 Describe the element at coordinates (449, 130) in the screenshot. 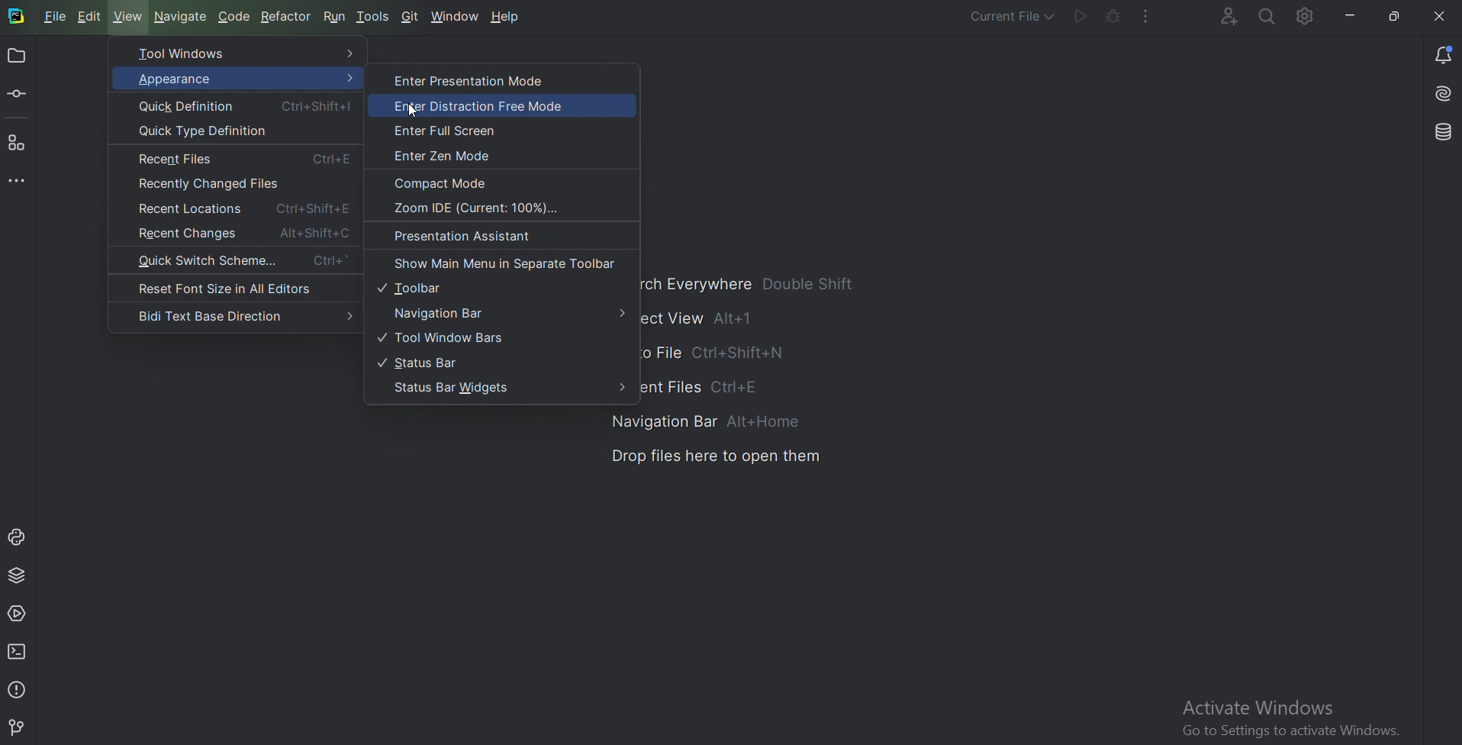

I see `Enter full screen` at that location.